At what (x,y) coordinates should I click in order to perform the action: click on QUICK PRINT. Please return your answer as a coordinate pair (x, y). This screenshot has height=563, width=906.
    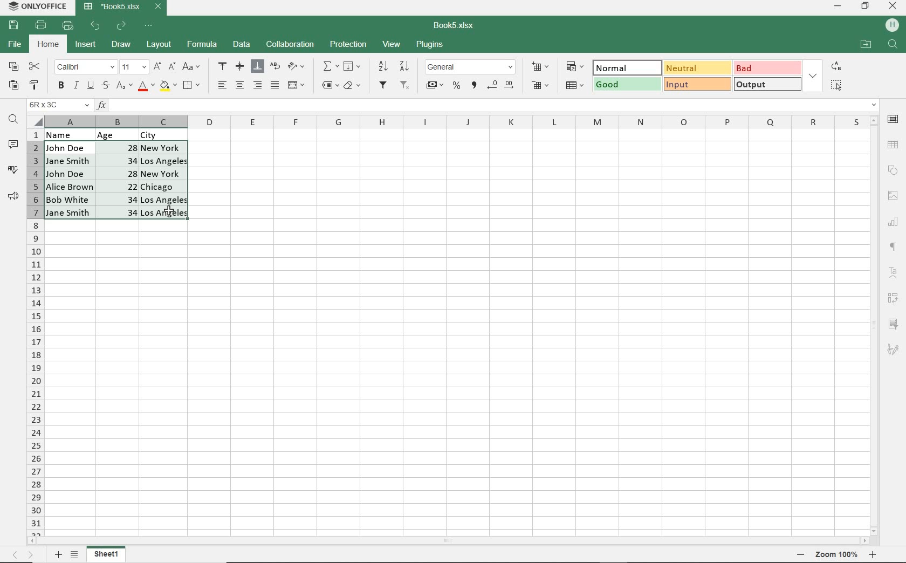
    Looking at the image, I should click on (68, 26).